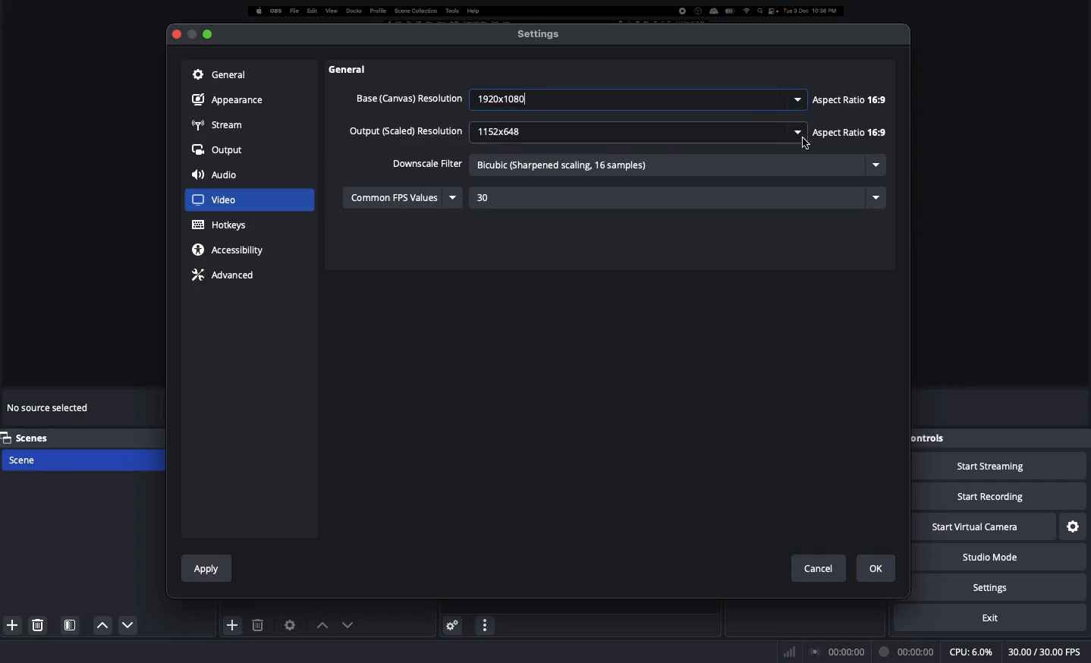 The image size is (1091, 663). What do you see at coordinates (232, 250) in the screenshot?
I see `Accessibility ` at bounding box center [232, 250].